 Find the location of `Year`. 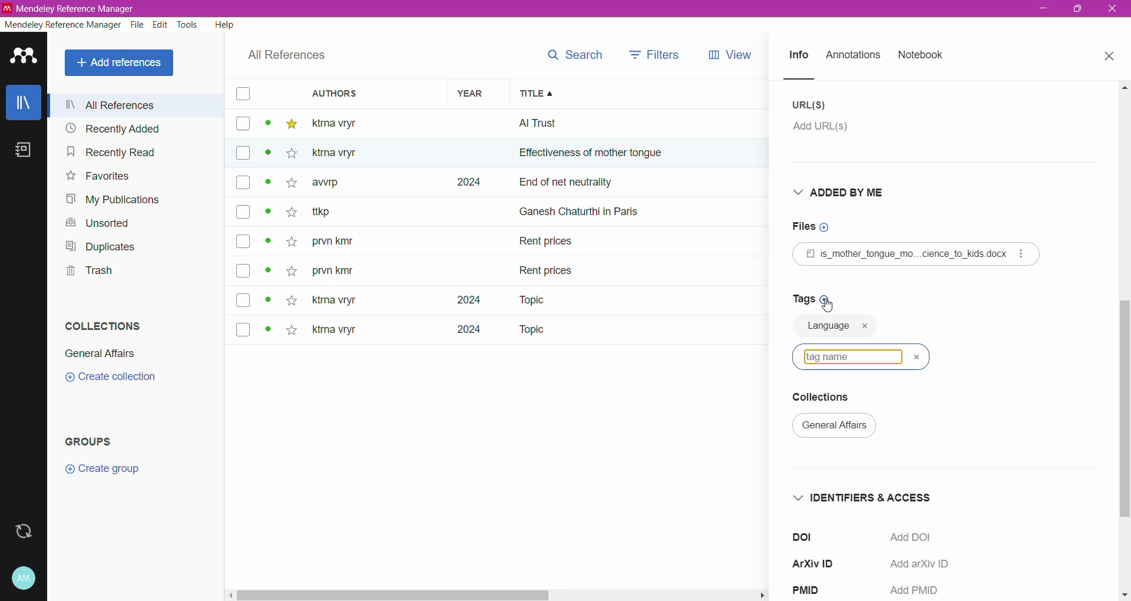

Year is located at coordinates (474, 93).